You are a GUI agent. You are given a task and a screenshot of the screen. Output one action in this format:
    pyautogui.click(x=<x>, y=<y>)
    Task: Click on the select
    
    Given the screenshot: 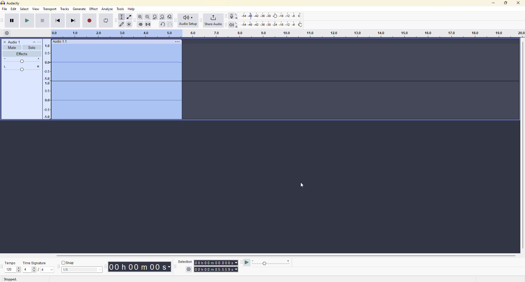 What is the action you would take?
    pyautogui.click(x=99, y=270)
    